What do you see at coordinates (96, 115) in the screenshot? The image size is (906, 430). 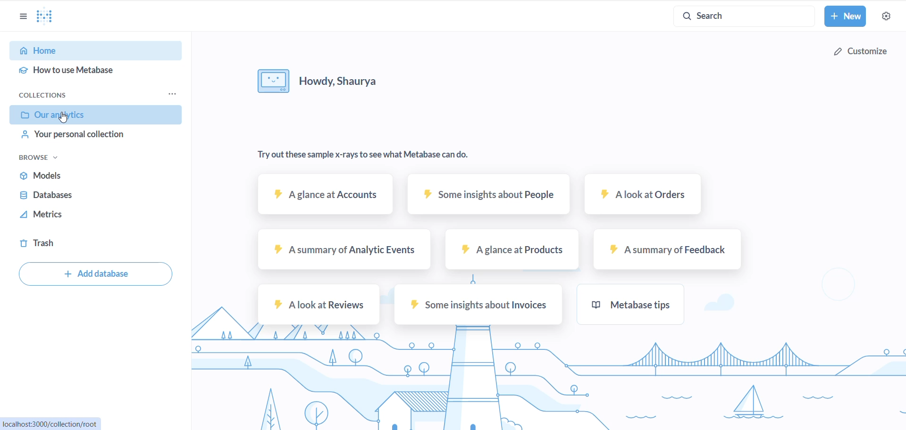 I see `our analytics` at bounding box center [96, 115].